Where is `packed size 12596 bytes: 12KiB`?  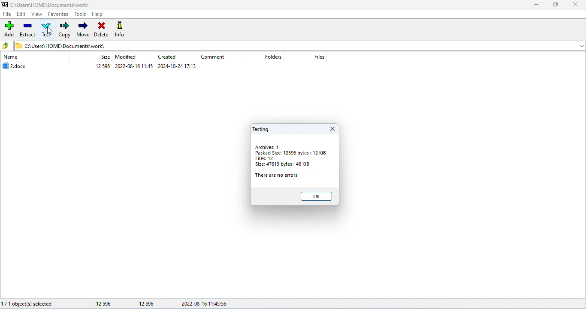
packed size 12596 bytes: 12KiB is located at coordinates (292, 153).